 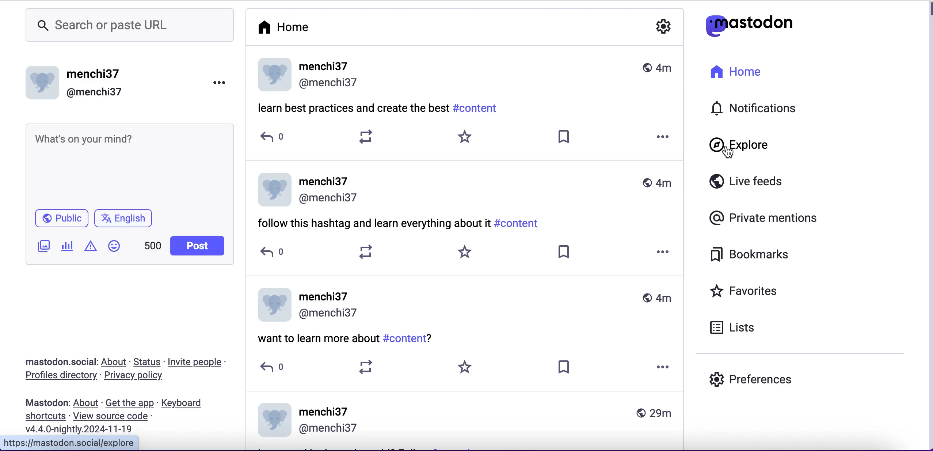 What do you see at coordinates (463, 138) in the screenshot?
I see `favorite` at bounding box center [463, 138].